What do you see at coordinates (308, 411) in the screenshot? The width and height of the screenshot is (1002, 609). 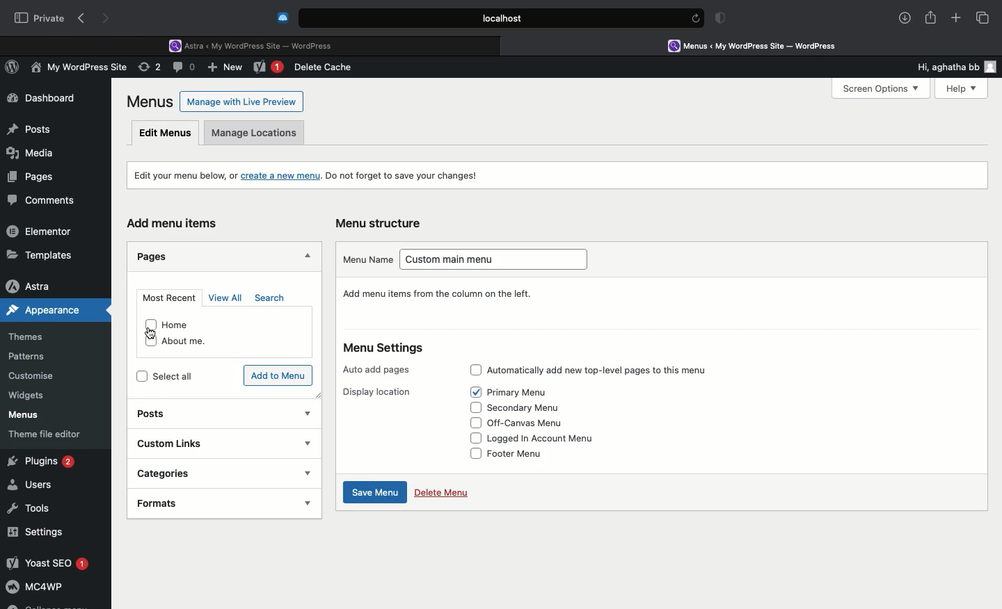 I see `Show` at bounding box center [308, 411].